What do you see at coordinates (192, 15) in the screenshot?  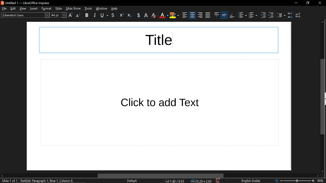 I see `align right` at bounding box center [192, 15].